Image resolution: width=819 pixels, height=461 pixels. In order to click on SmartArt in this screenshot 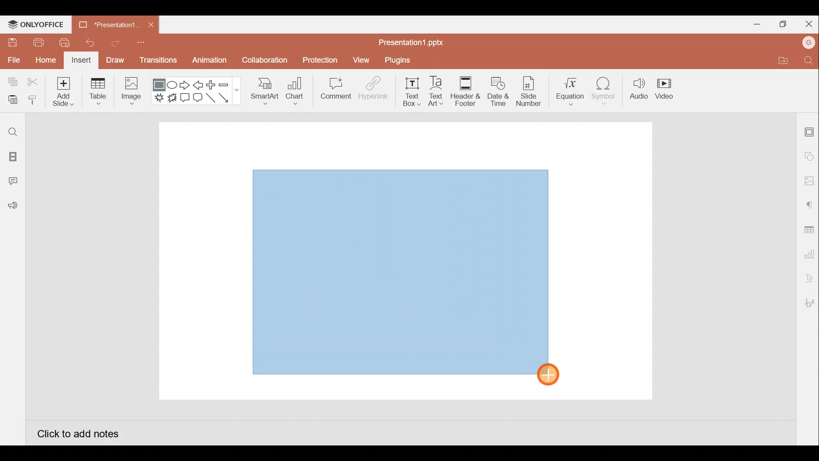, I will do `click(264, 90)`.